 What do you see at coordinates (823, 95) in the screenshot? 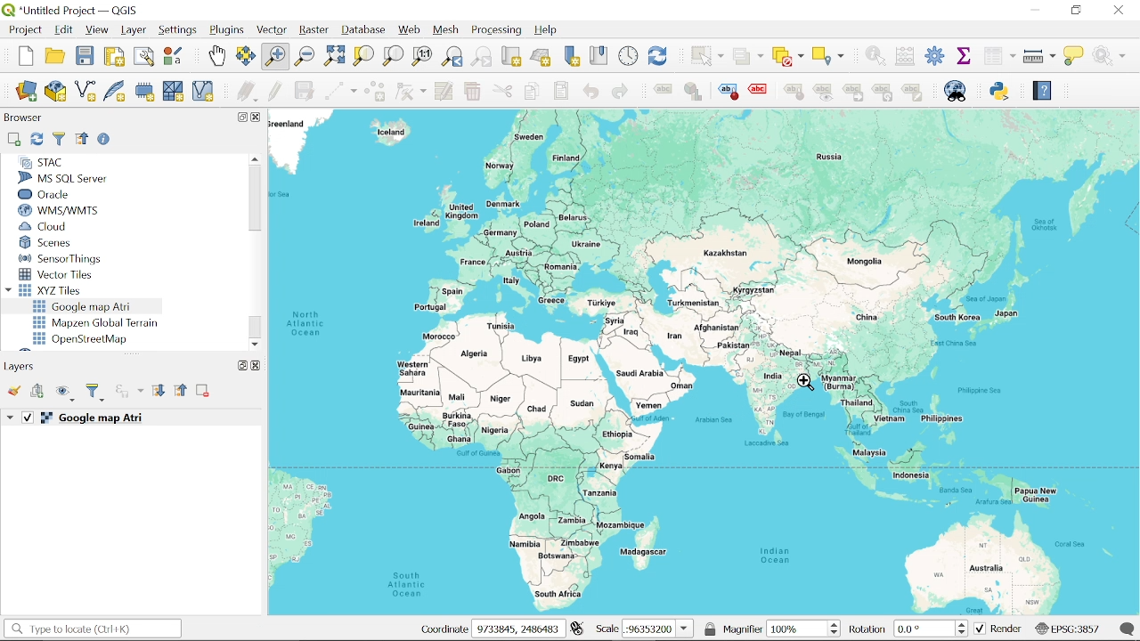
I see `Show/hide label and diagrams` at bounding box center [823, 95].